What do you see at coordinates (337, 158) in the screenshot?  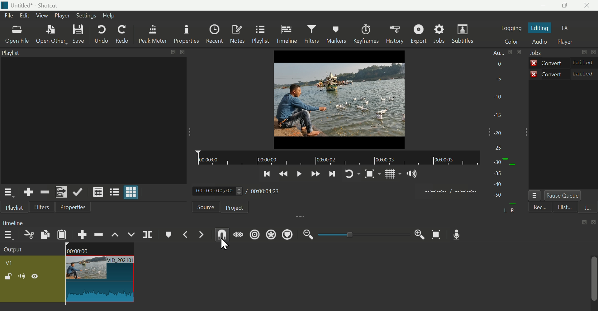 I see `Timeline` at bounding box center [337, 158].